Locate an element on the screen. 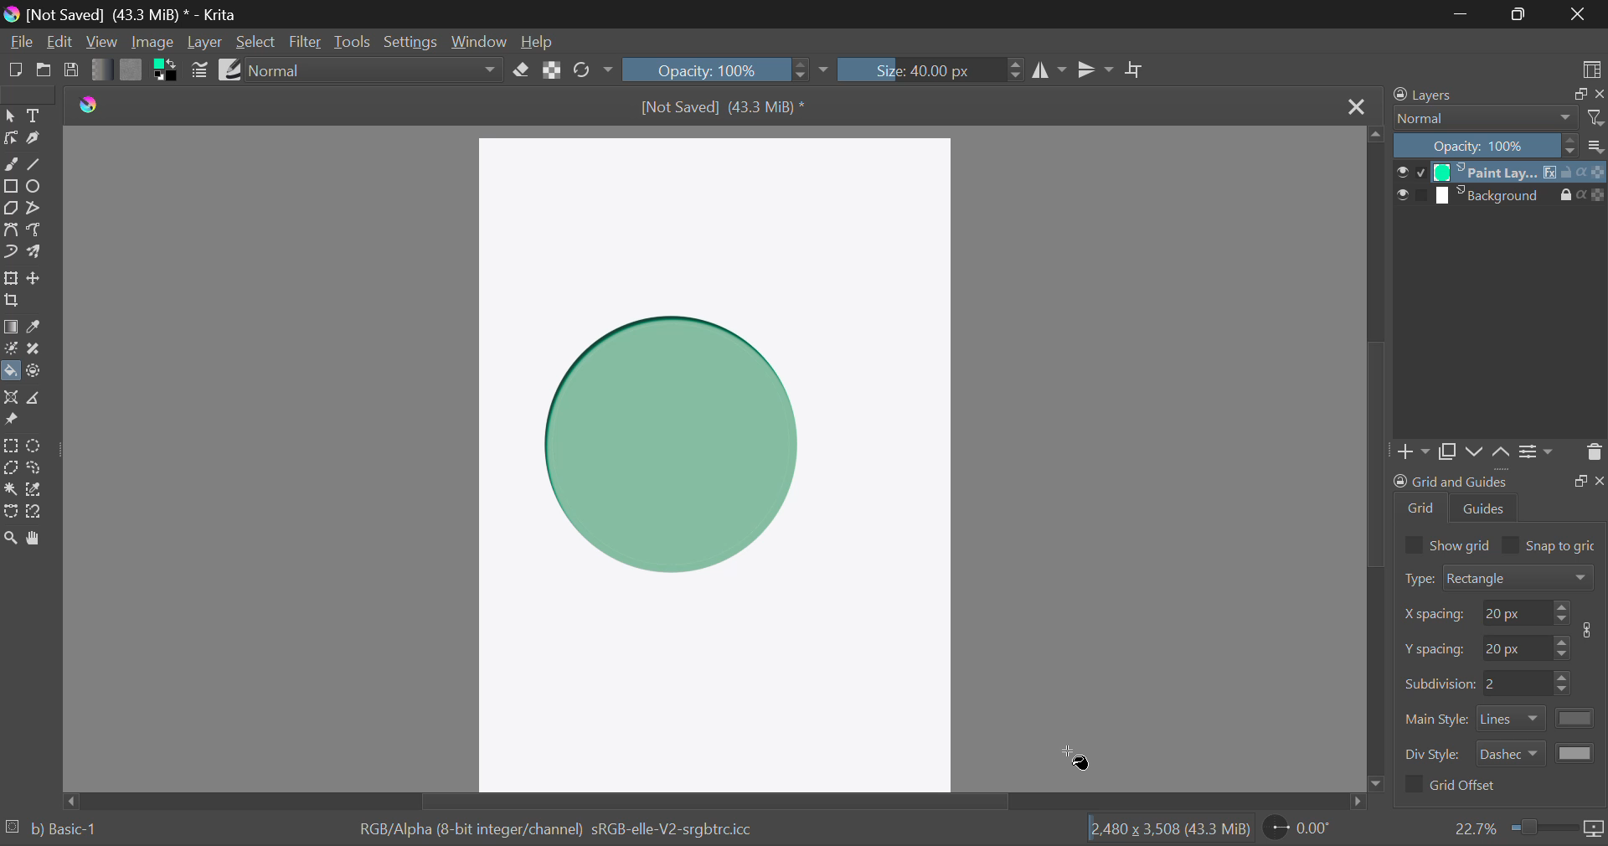  Edit is located at coordinates (60, 42).